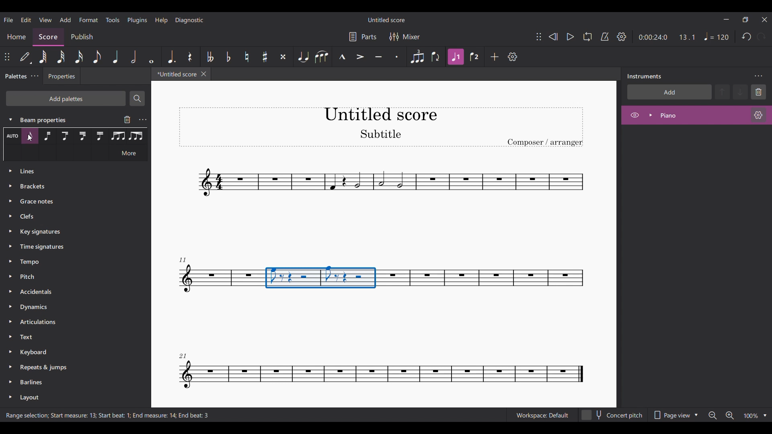 Image resolution: width=772 pixels, height=434 pixels. Describe the element at coordinates (690, 115) in the screenshot. I see `Piano` at that location.